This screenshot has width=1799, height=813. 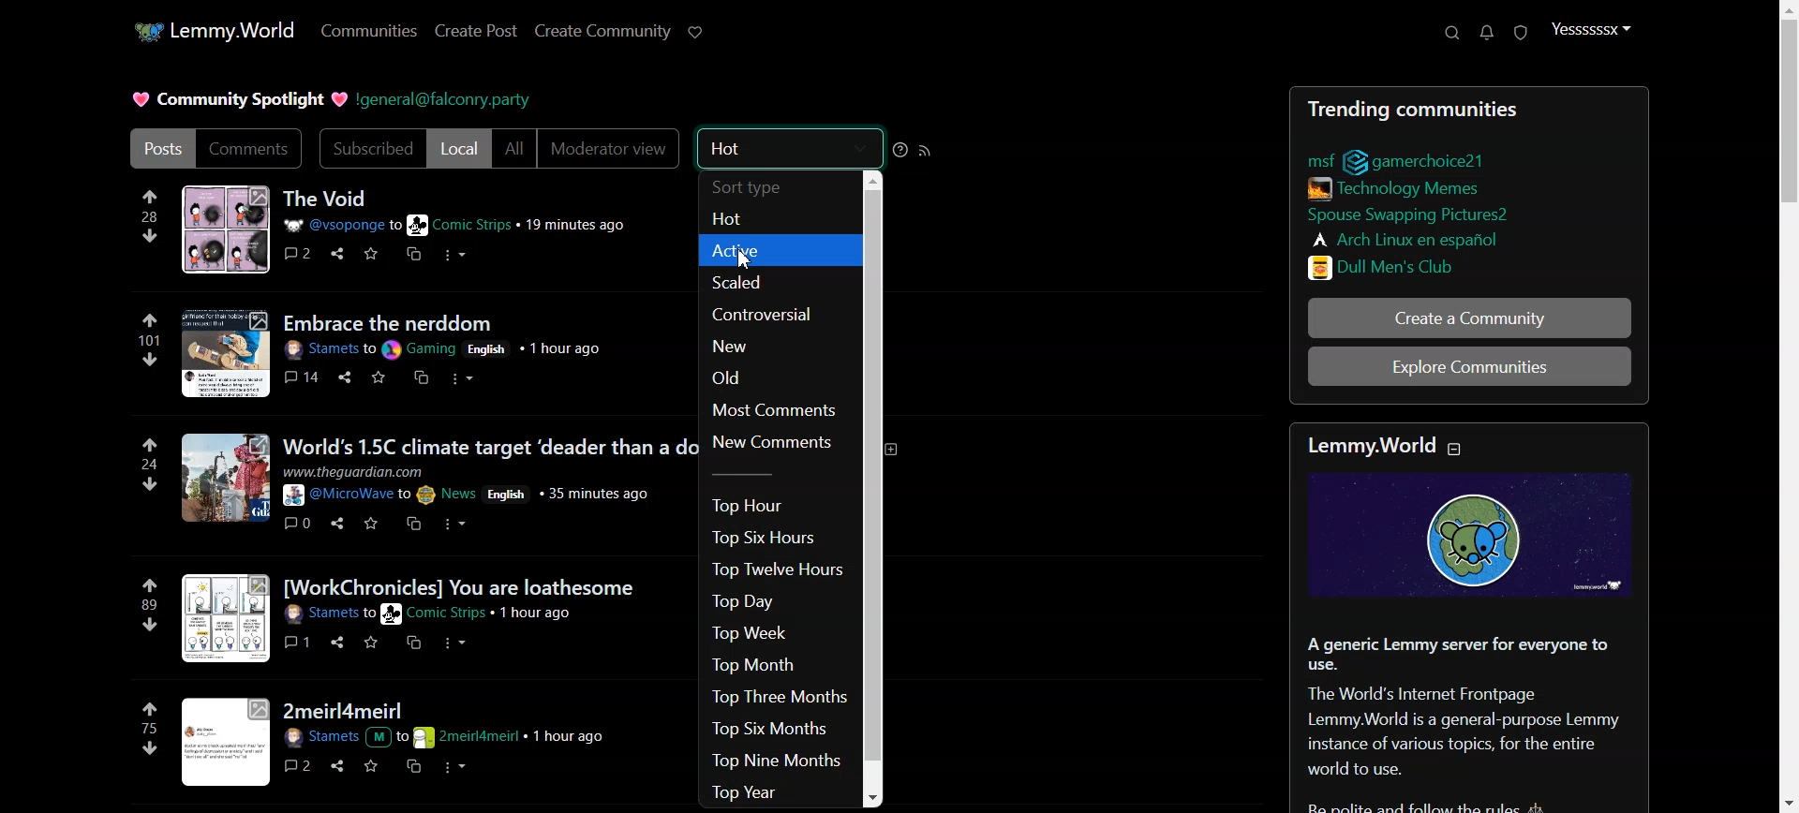 I want to click on Top Six Months, so click(x=771, y=727).